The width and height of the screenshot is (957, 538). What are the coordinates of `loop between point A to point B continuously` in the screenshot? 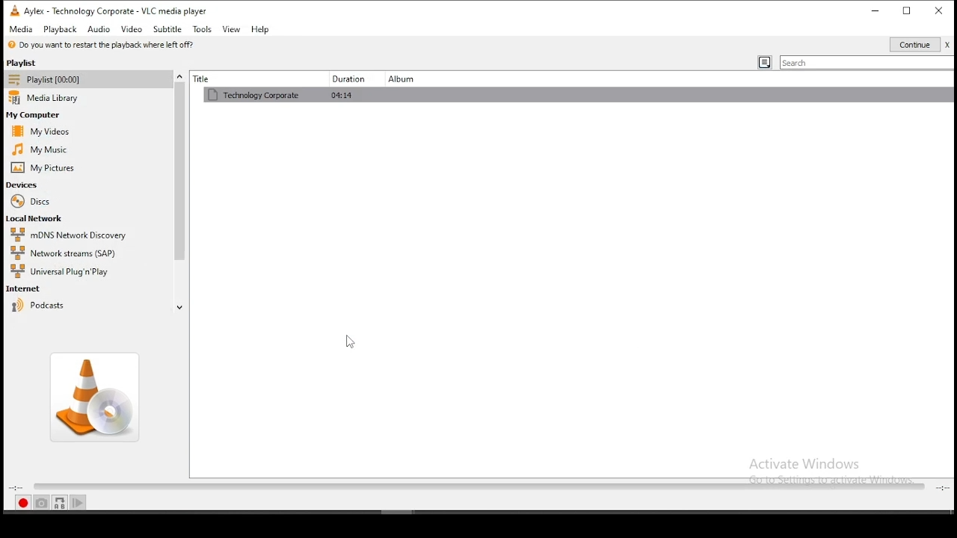 It's located at (59, 502).